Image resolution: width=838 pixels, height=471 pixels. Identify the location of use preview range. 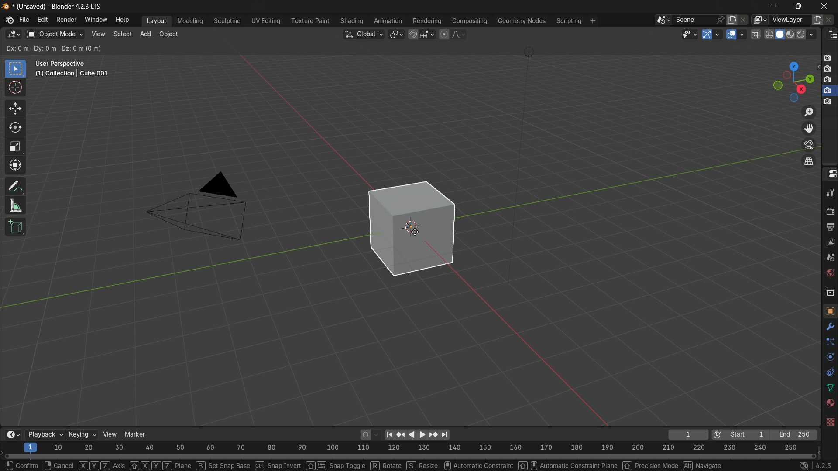
(717, 435).